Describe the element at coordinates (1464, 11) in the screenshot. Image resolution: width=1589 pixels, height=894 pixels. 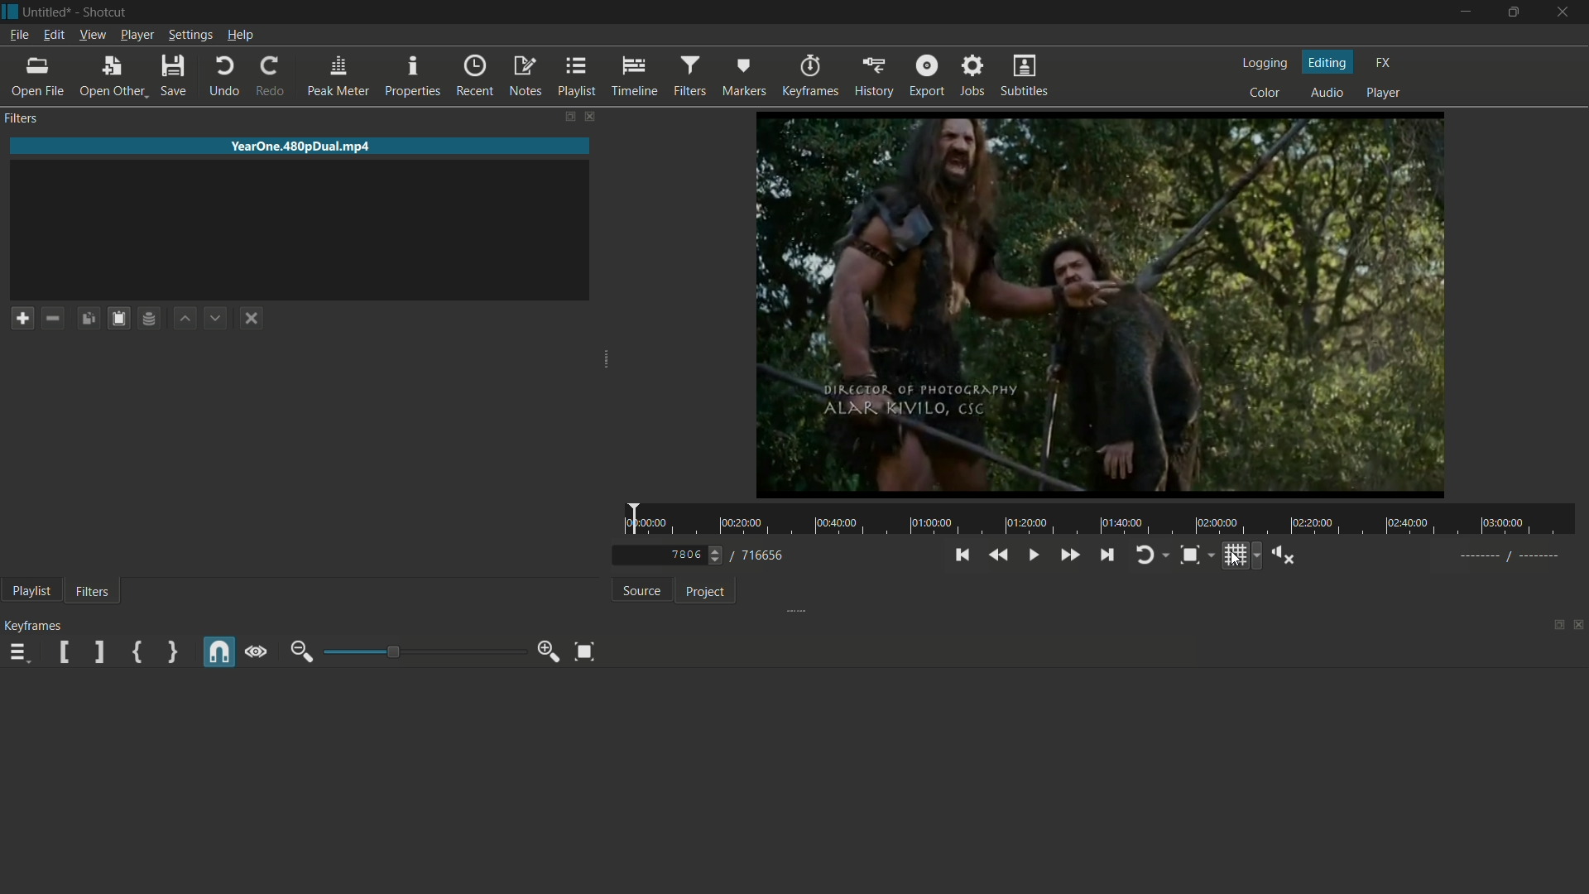
I see `minimize` at that location.